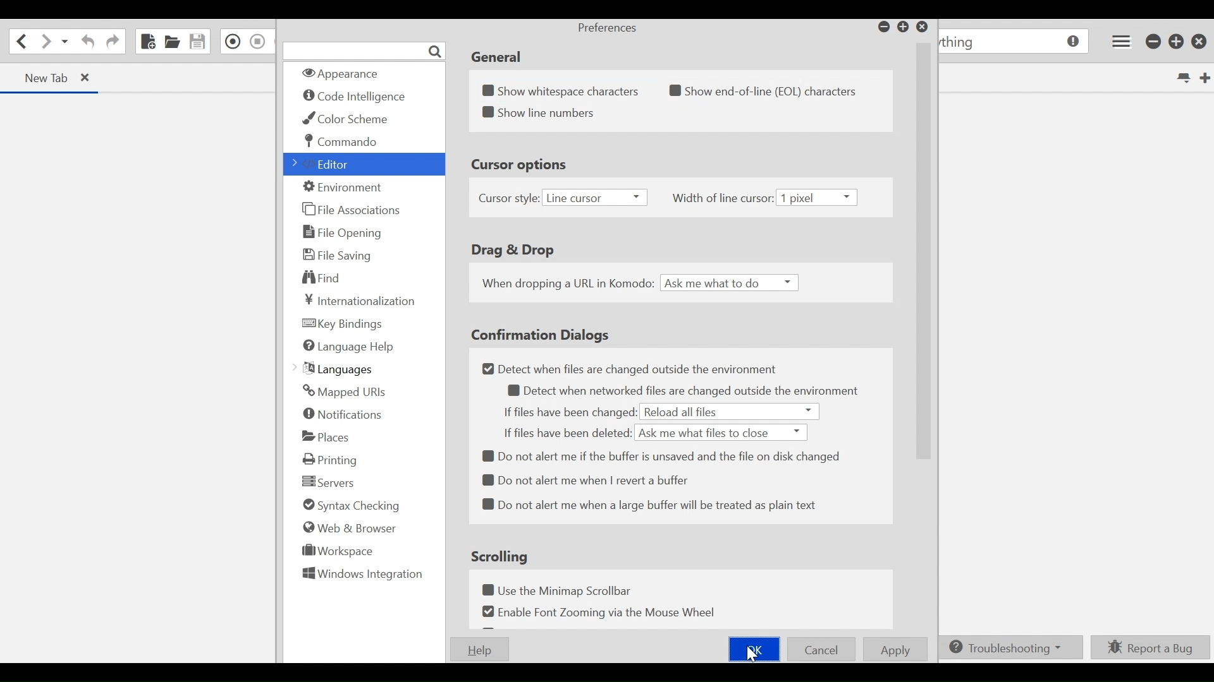 This screenshot has width=1214, height=682. I want to click on Close, so click(923, 27).